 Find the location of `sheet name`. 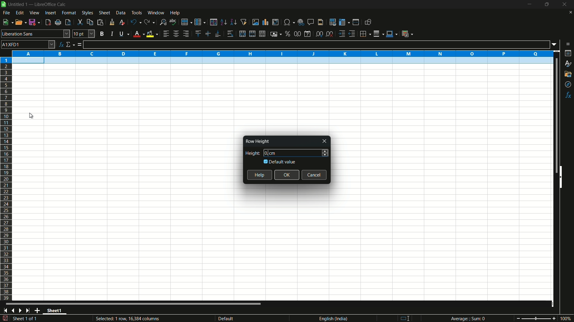

sheet name is located at coordinates (56, 311).